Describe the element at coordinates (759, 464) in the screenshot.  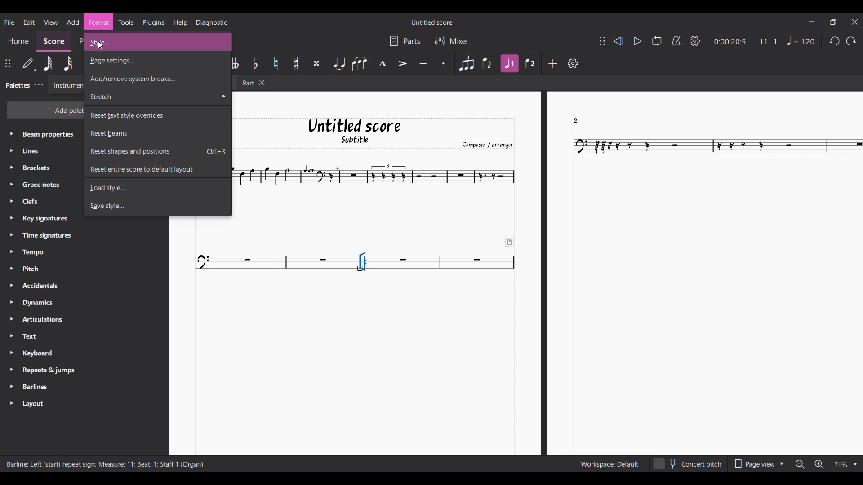
I see `Page view options` at that location.